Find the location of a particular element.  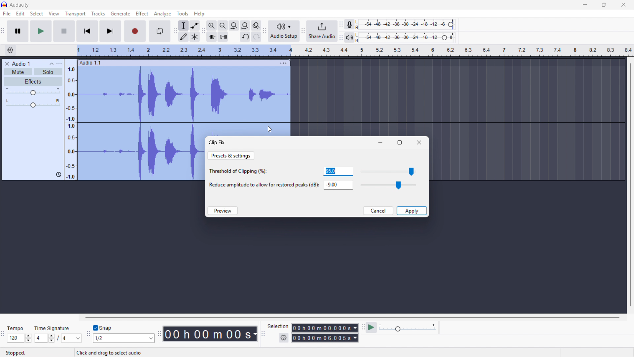

Help is located at coordinates (199, 14).